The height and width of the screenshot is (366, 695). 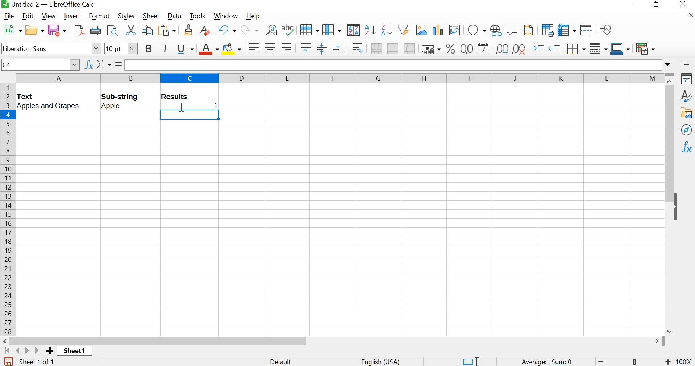 What do you see at coordinates (150, 16) in the screenshot?
I see `sheet` at bounding box center [150, 16].